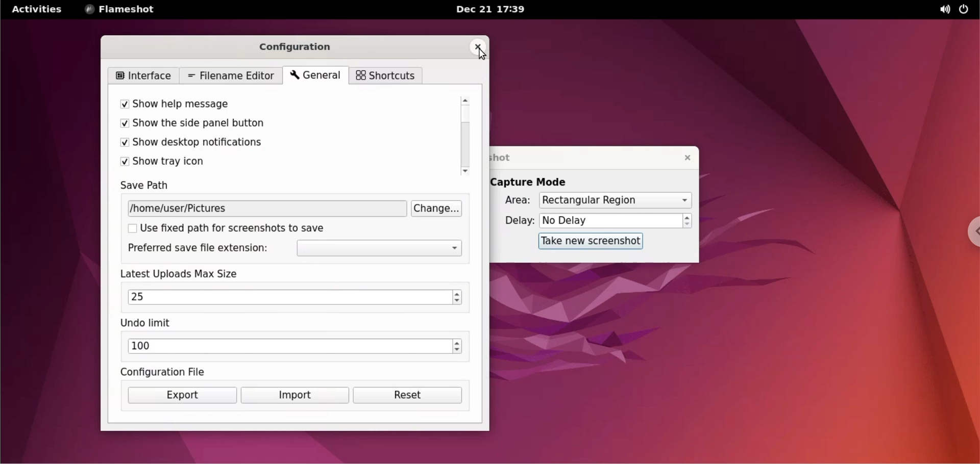 Image resolution: width=980 pixels, height=464 pixels. I want to click on capture mode, so click(537, 182).